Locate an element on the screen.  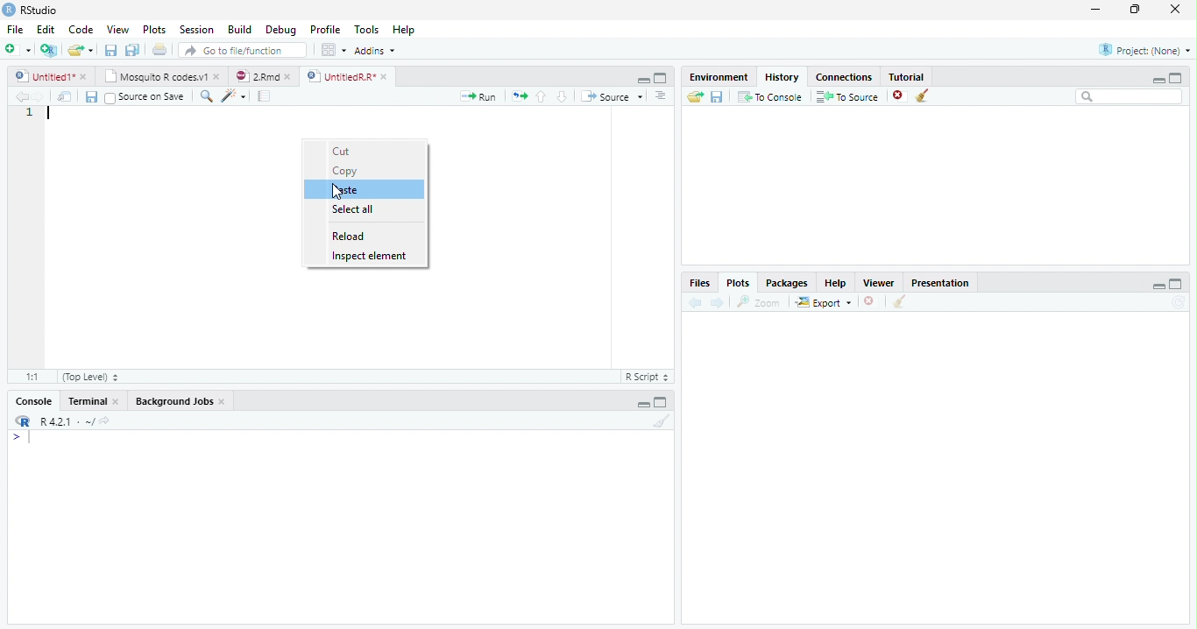
Compile Report is located at coordinates (266, 95).